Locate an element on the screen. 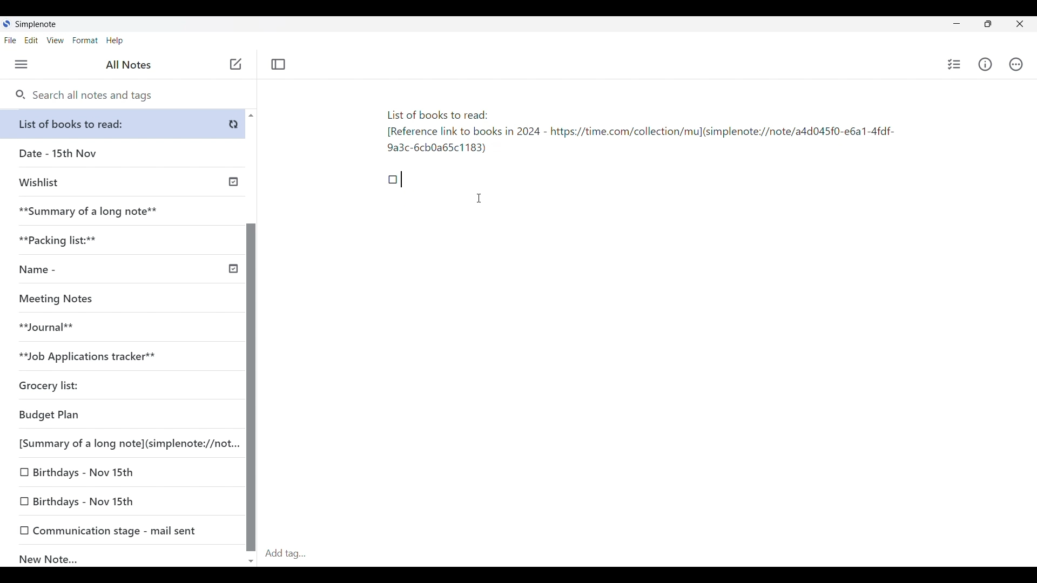 Image resolution: width=1037 pixels, height=583 pixels. Help  is located at coordinates (115, 41).